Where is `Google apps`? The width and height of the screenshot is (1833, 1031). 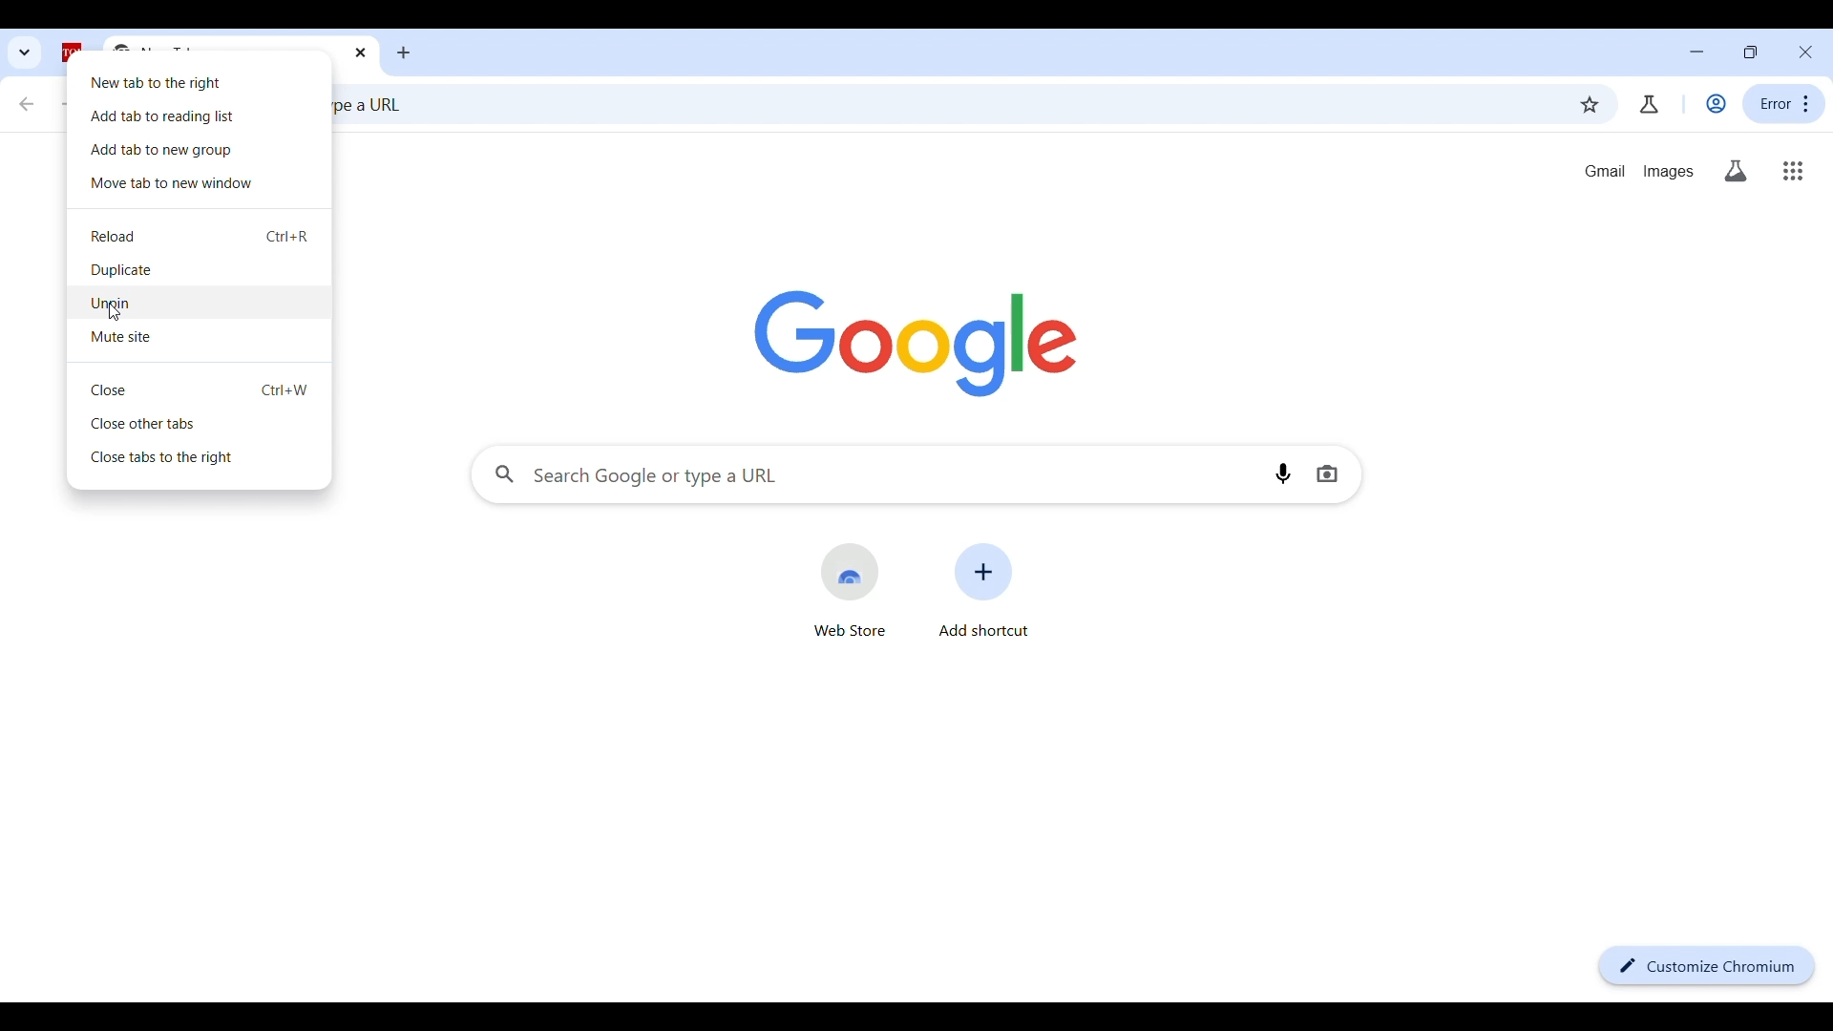 Google apps is located at coordinates (1793, 171).